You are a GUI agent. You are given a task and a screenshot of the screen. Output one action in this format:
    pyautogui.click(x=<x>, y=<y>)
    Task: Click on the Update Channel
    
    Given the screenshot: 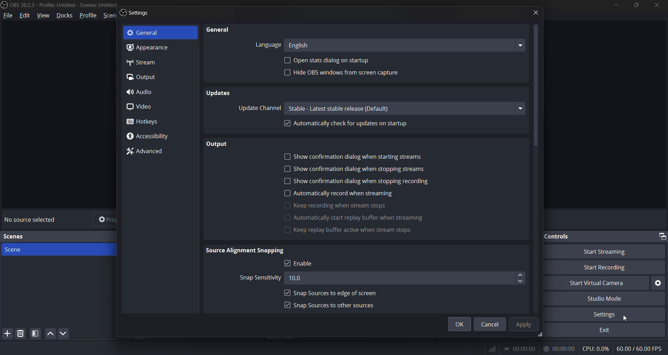 What is the action you would take?
    pyautogui.click(x=258, y=108)
    